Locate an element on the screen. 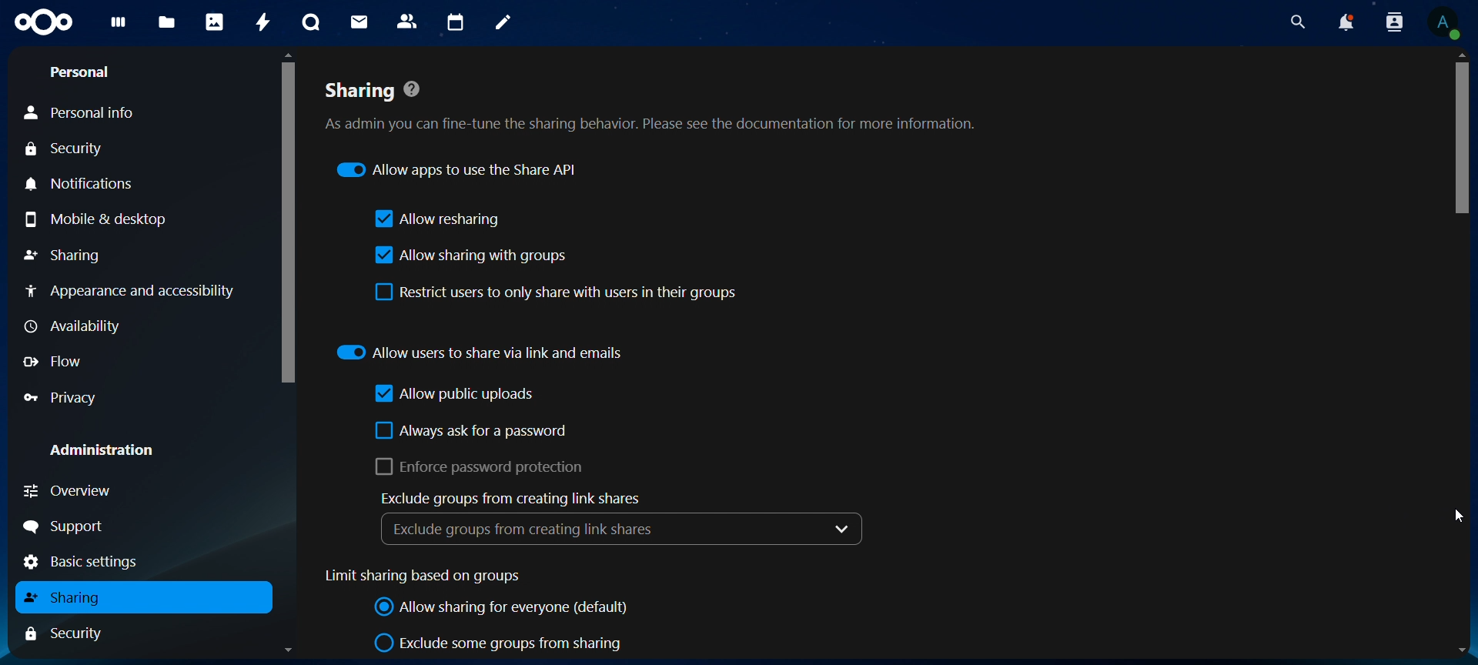  overview is located at coordinates (69, 488).